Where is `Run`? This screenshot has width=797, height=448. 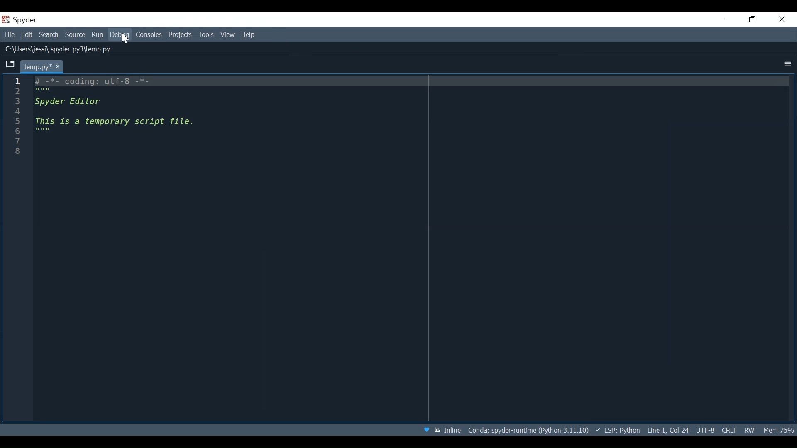
Run is located at coordinates (98, 35).